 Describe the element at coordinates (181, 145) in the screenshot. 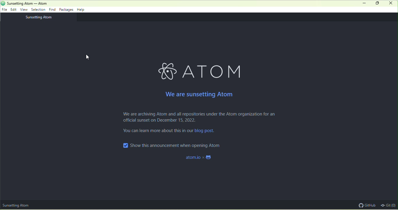

I see `show this announcement when opening atom` at that location.